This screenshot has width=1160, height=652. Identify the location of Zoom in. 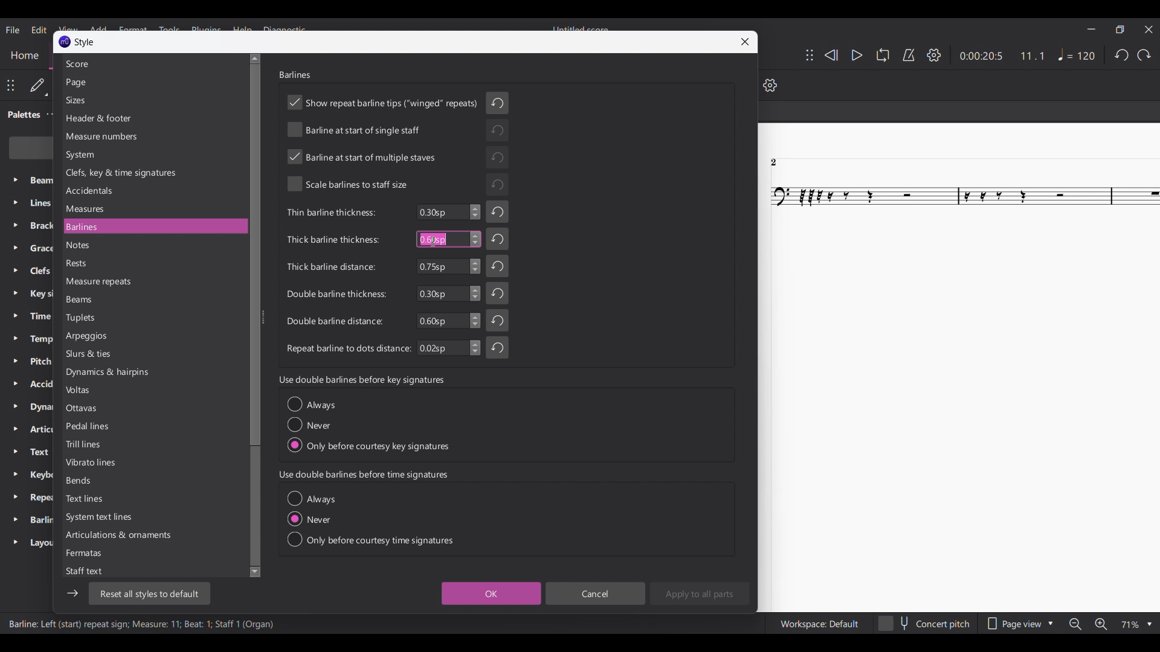
(1101, 624).